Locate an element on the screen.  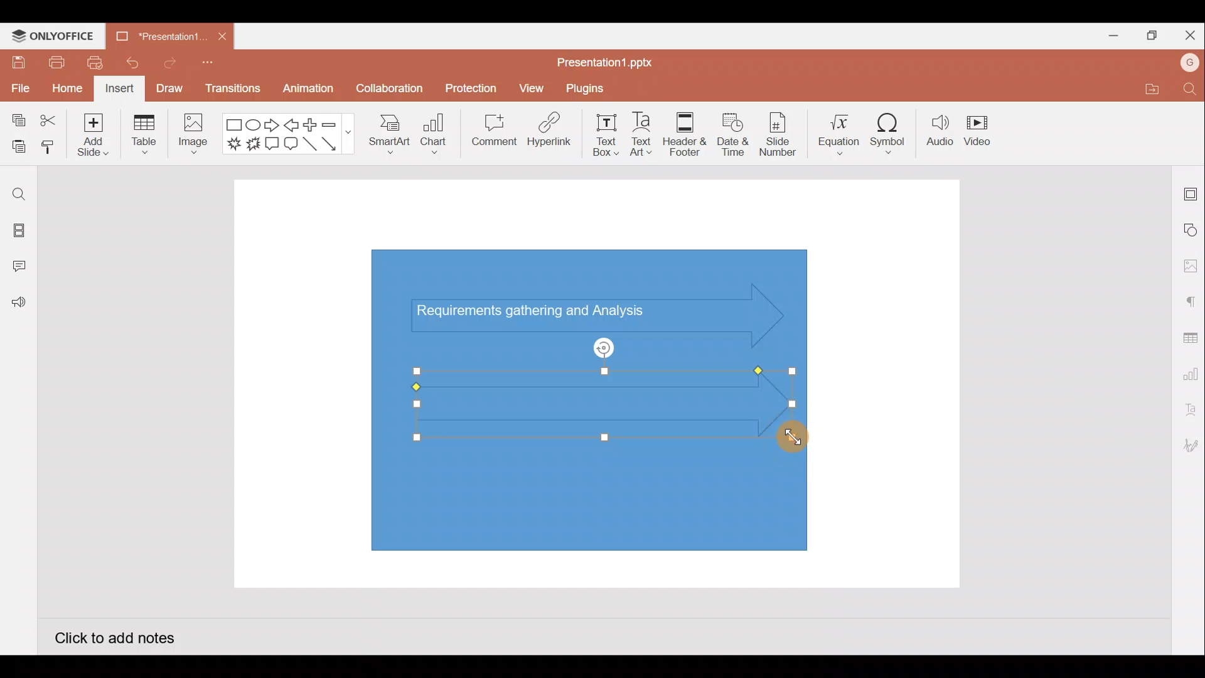
Chart is located at coordinates (434, 132).